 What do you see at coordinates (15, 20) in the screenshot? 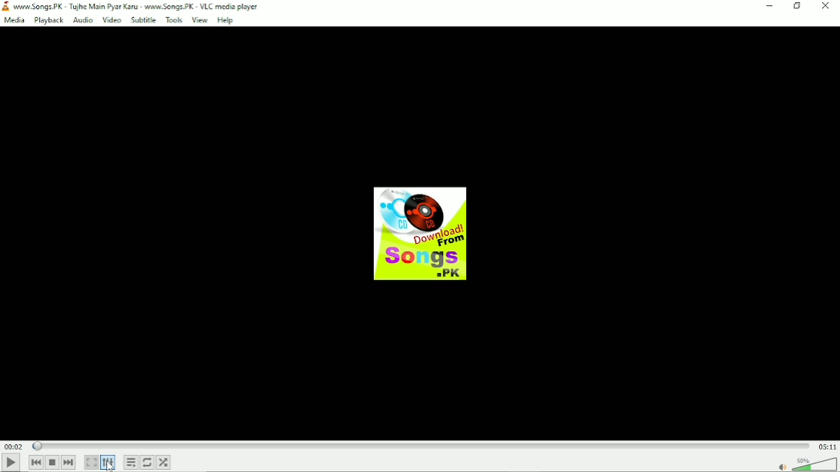
I see `Media` at bounding box center [15, 20].